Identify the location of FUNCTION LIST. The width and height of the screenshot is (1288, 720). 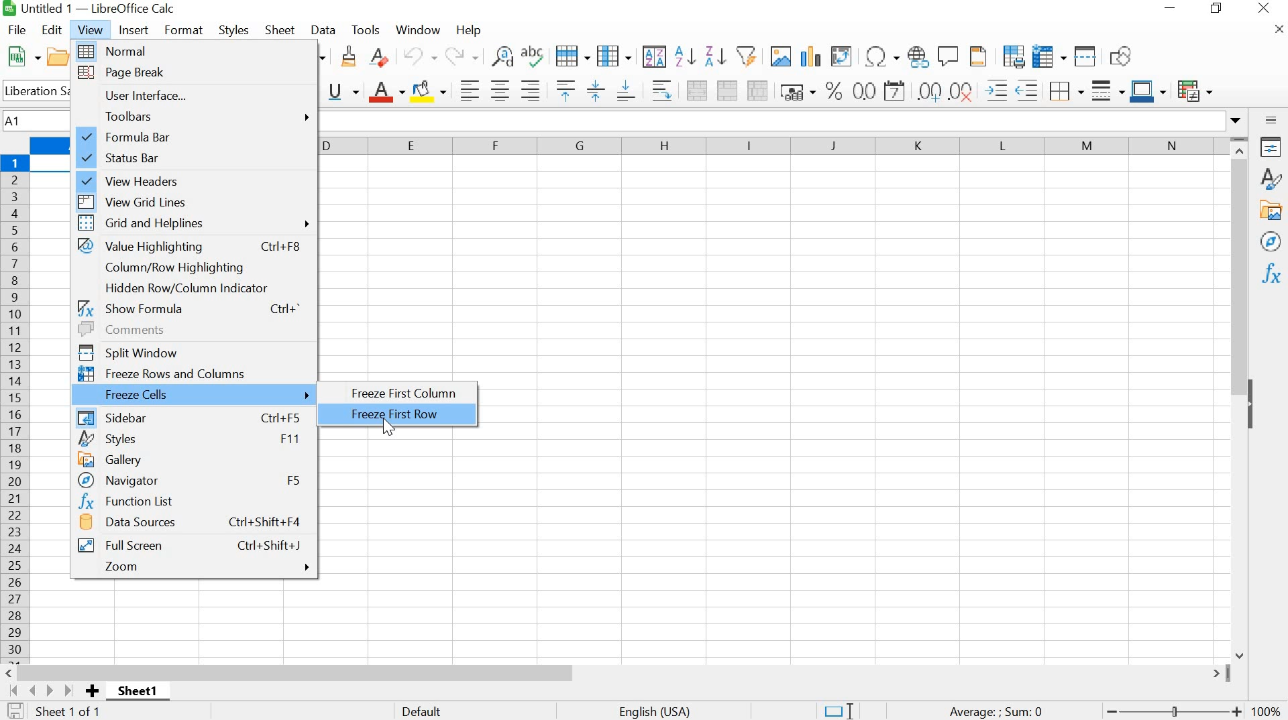
(189, 501).